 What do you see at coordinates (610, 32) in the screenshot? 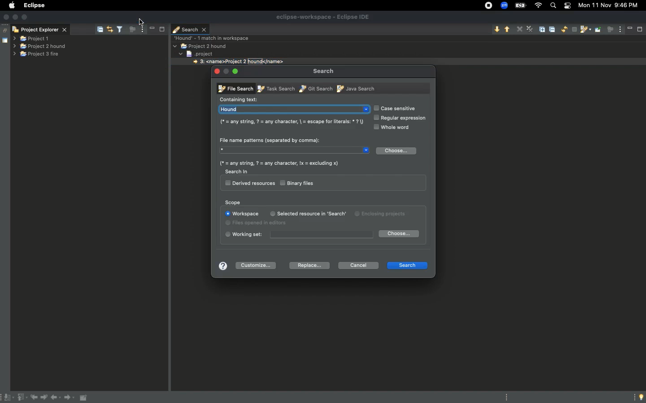
I see `focus on active activity` at bounding box center [610, 32].